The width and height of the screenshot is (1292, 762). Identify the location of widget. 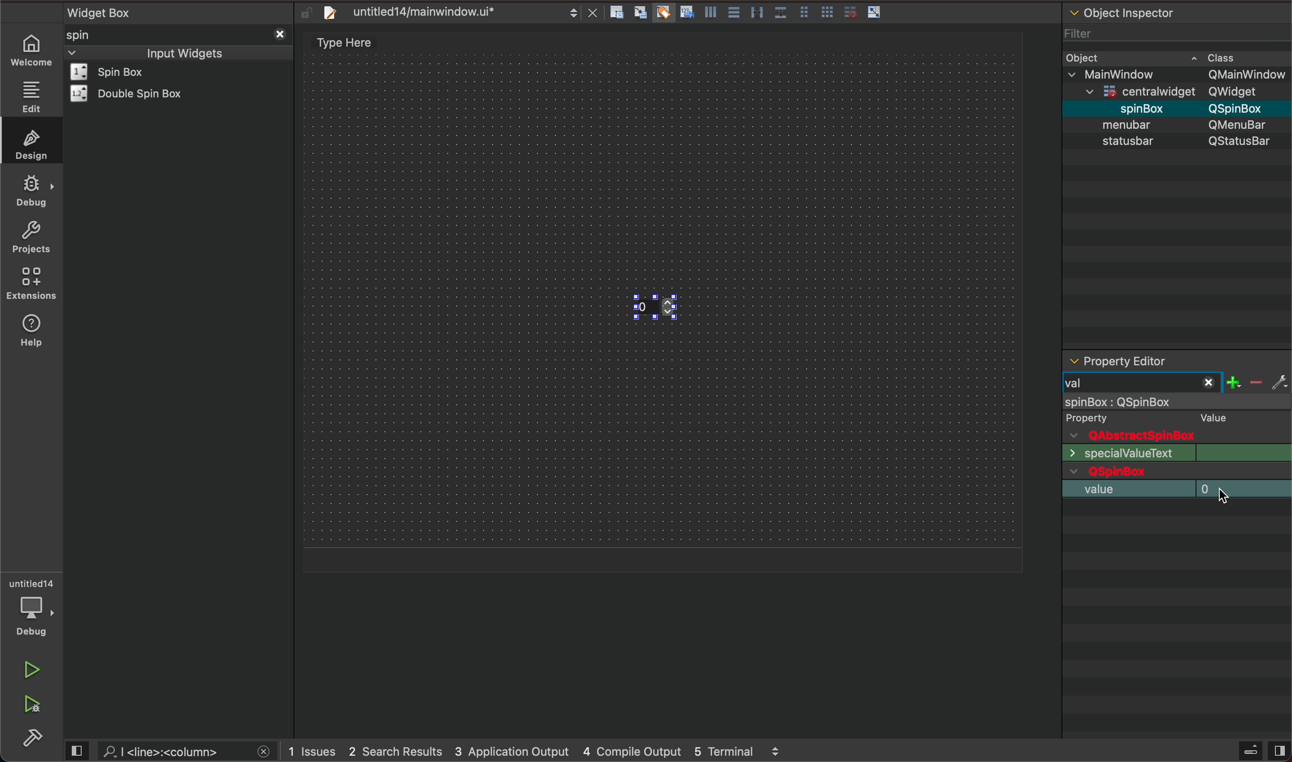
(121, 72).